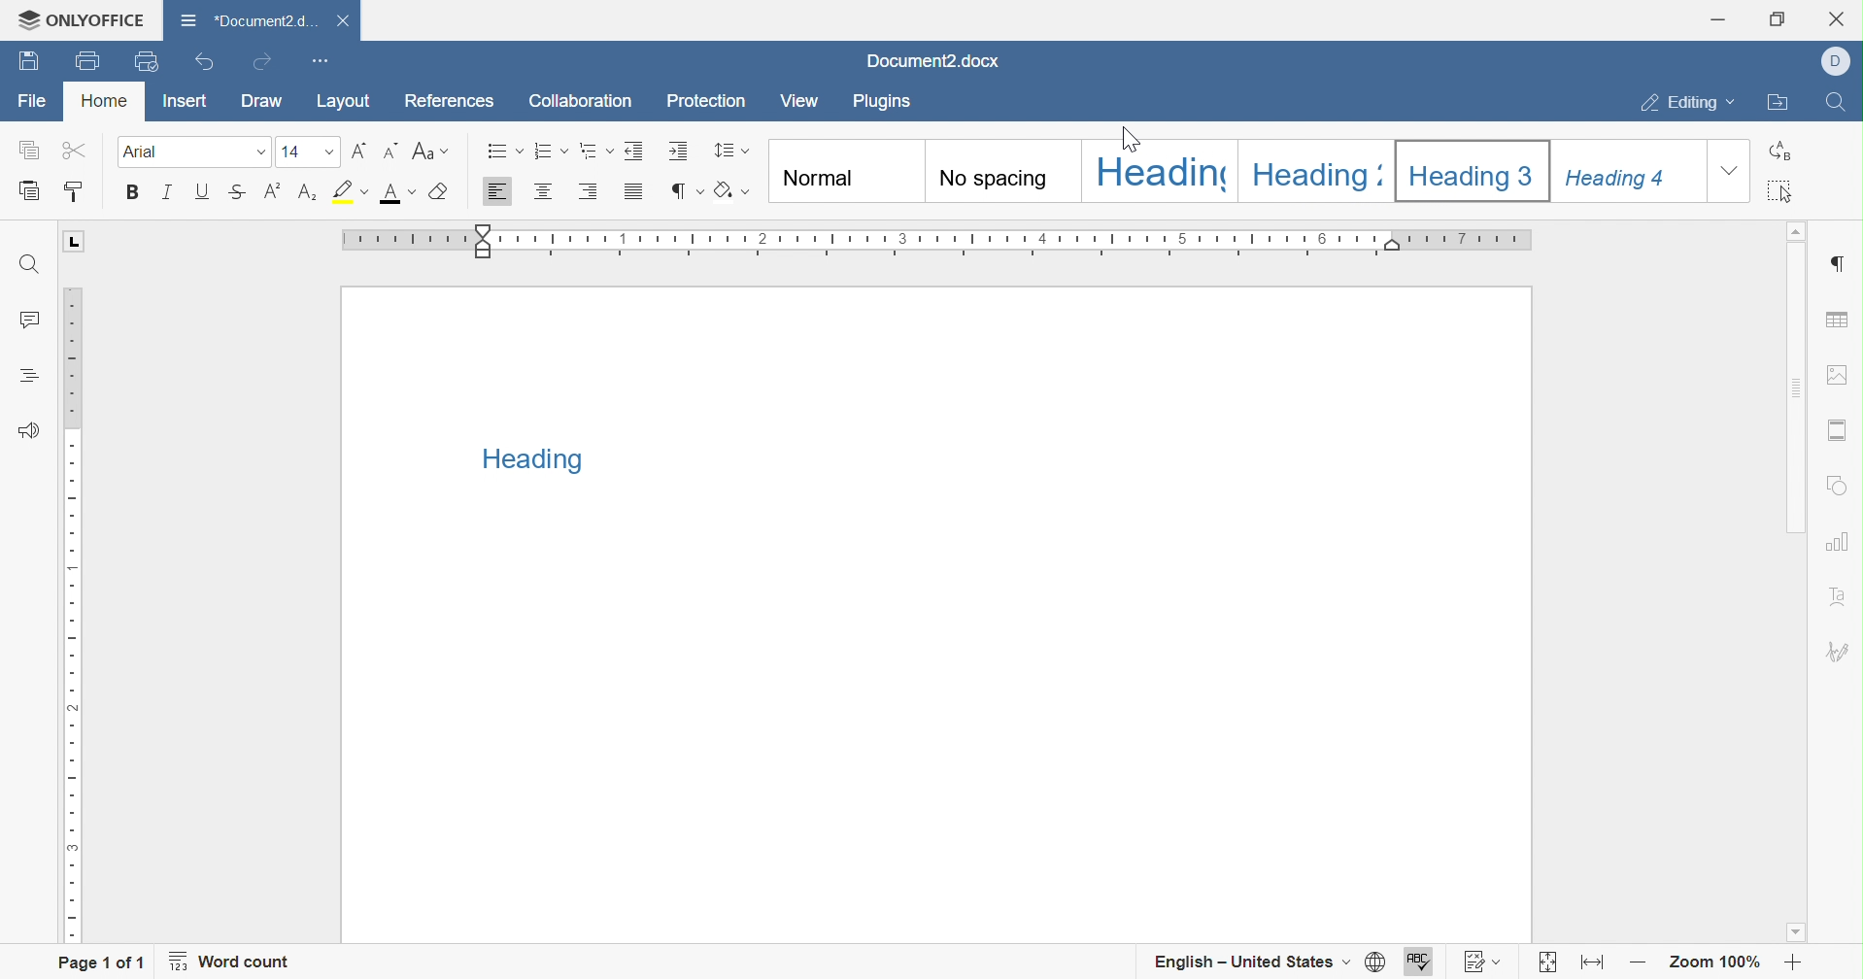  What do you see at coordinates (347, 188) in the screenshot?
I see `Highlight color` at bounding box center [347, 188].